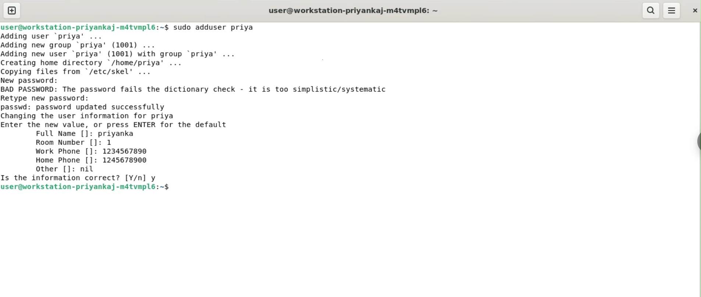  What do you see at coordinates (74, 143) in the screenshot?
I see `Room Number []: 1` at bounding box center [74, 143].